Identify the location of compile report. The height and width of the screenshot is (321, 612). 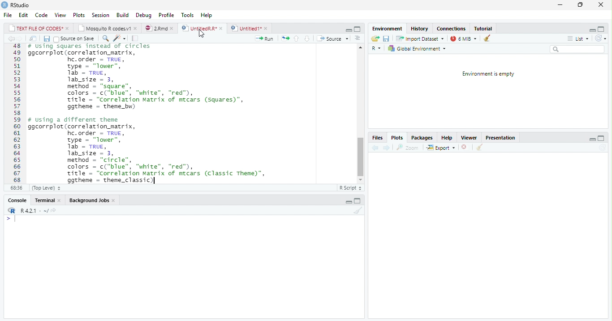
(136, 39).